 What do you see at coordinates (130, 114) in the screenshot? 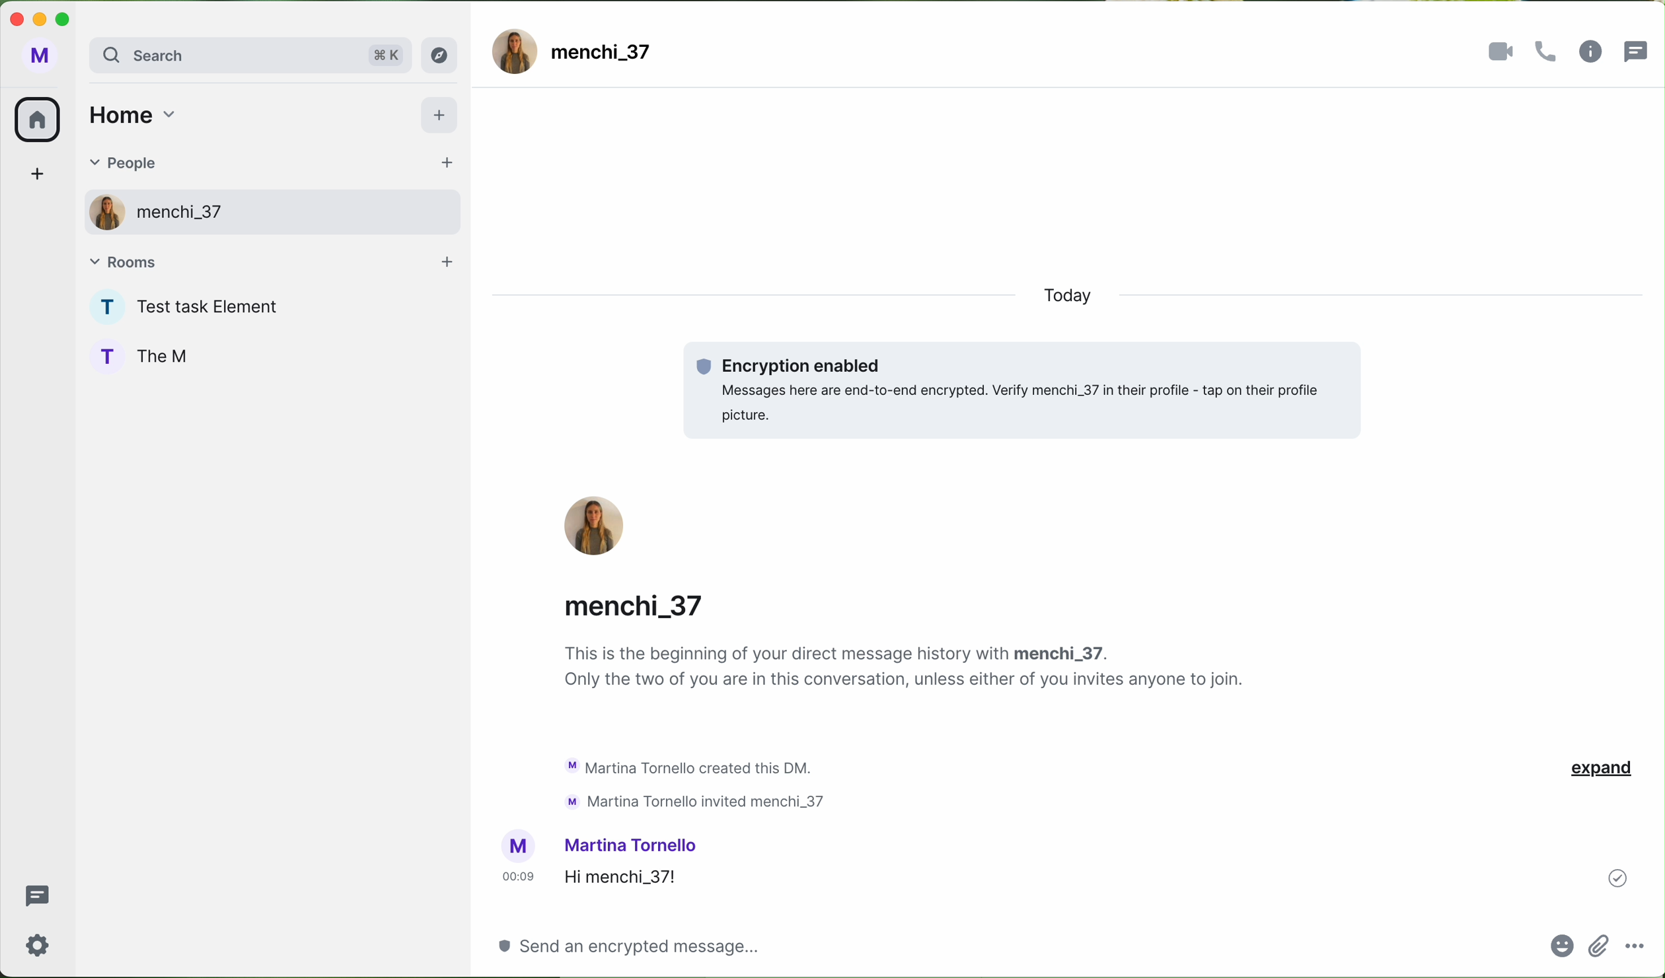
I see `home` at bounding box center [130, 114].